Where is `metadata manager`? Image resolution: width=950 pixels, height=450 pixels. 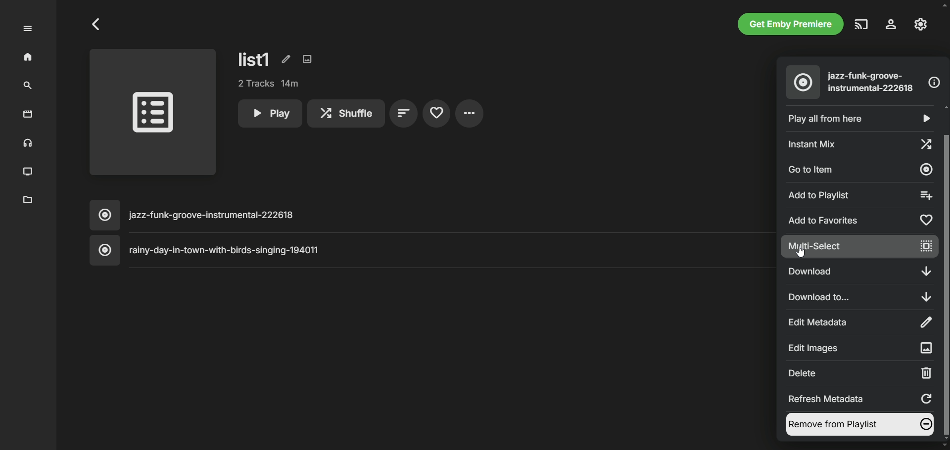
metadata manager is located at coordinates (28, 200).